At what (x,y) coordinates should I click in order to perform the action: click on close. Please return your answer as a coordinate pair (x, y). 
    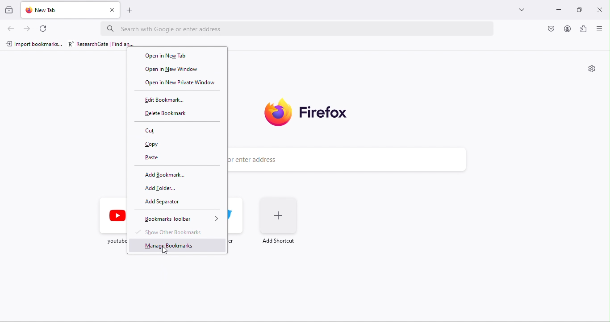
    Looking at the image, I should click on (112, 10).